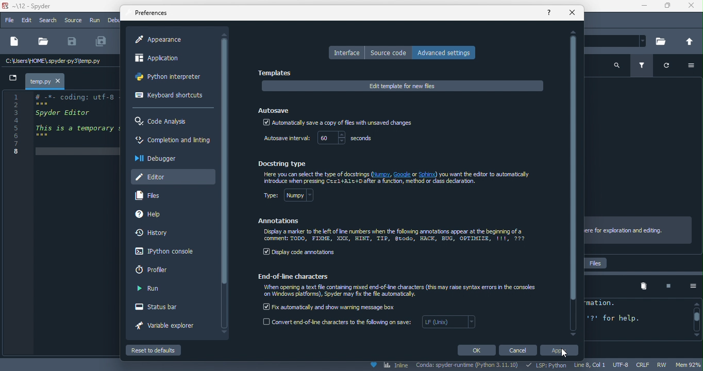 The height and width of the screenshot is (371, 703). What do you see at coordinates (9, 21) in the screenshot?
I see `file` at bounding box center [9, 21].